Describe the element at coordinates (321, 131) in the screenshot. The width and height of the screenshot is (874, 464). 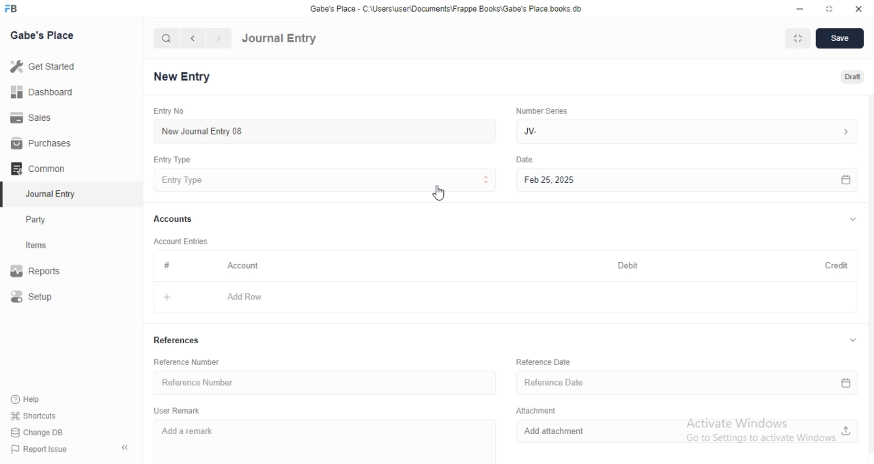
I see `New Journal Entry 08` at that location.